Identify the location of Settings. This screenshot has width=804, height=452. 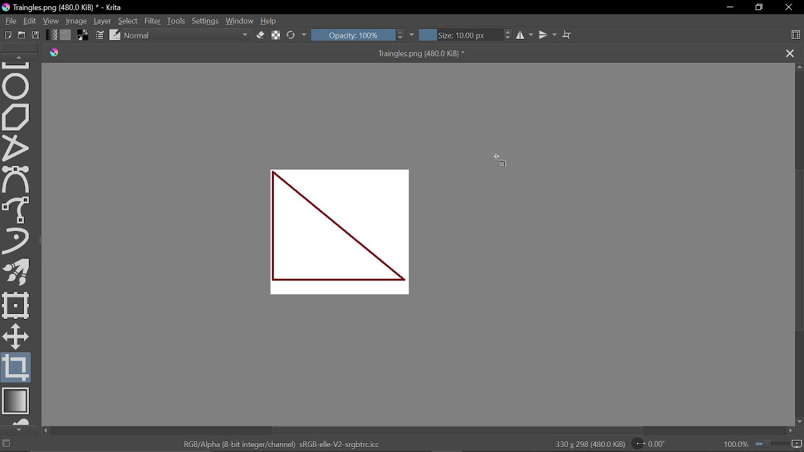
(205, 21).